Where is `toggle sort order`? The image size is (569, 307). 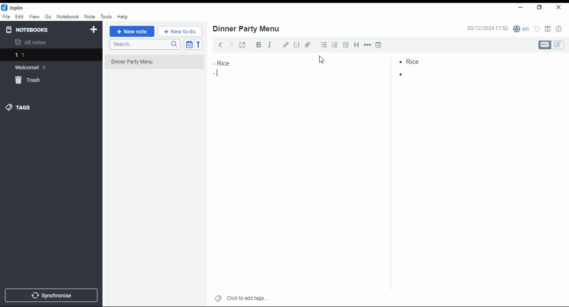 toggle sort order is located at coordinates (188, 44).